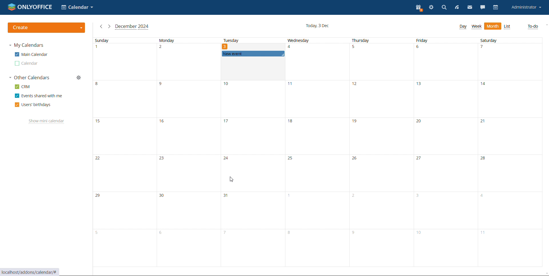 This screenshot has height=276, width=549. What do you see at coordinates (124, 62) in the screenshot?
I see `date` at bounding box center [124, 62].